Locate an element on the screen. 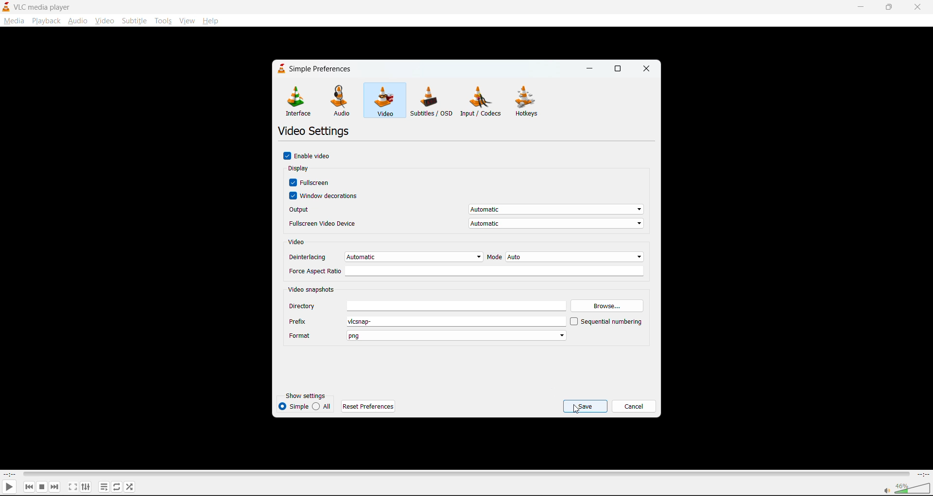  video is located at coordinates (104, 21).